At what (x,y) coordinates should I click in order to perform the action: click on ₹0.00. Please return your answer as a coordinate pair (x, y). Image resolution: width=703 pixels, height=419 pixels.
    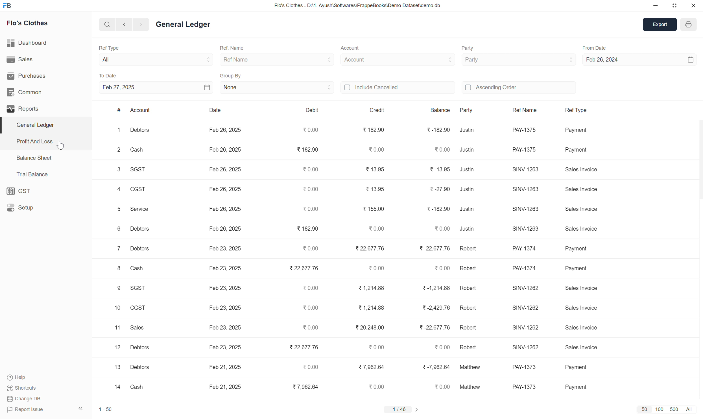
    Looking at the image, I should click on (307, 189).